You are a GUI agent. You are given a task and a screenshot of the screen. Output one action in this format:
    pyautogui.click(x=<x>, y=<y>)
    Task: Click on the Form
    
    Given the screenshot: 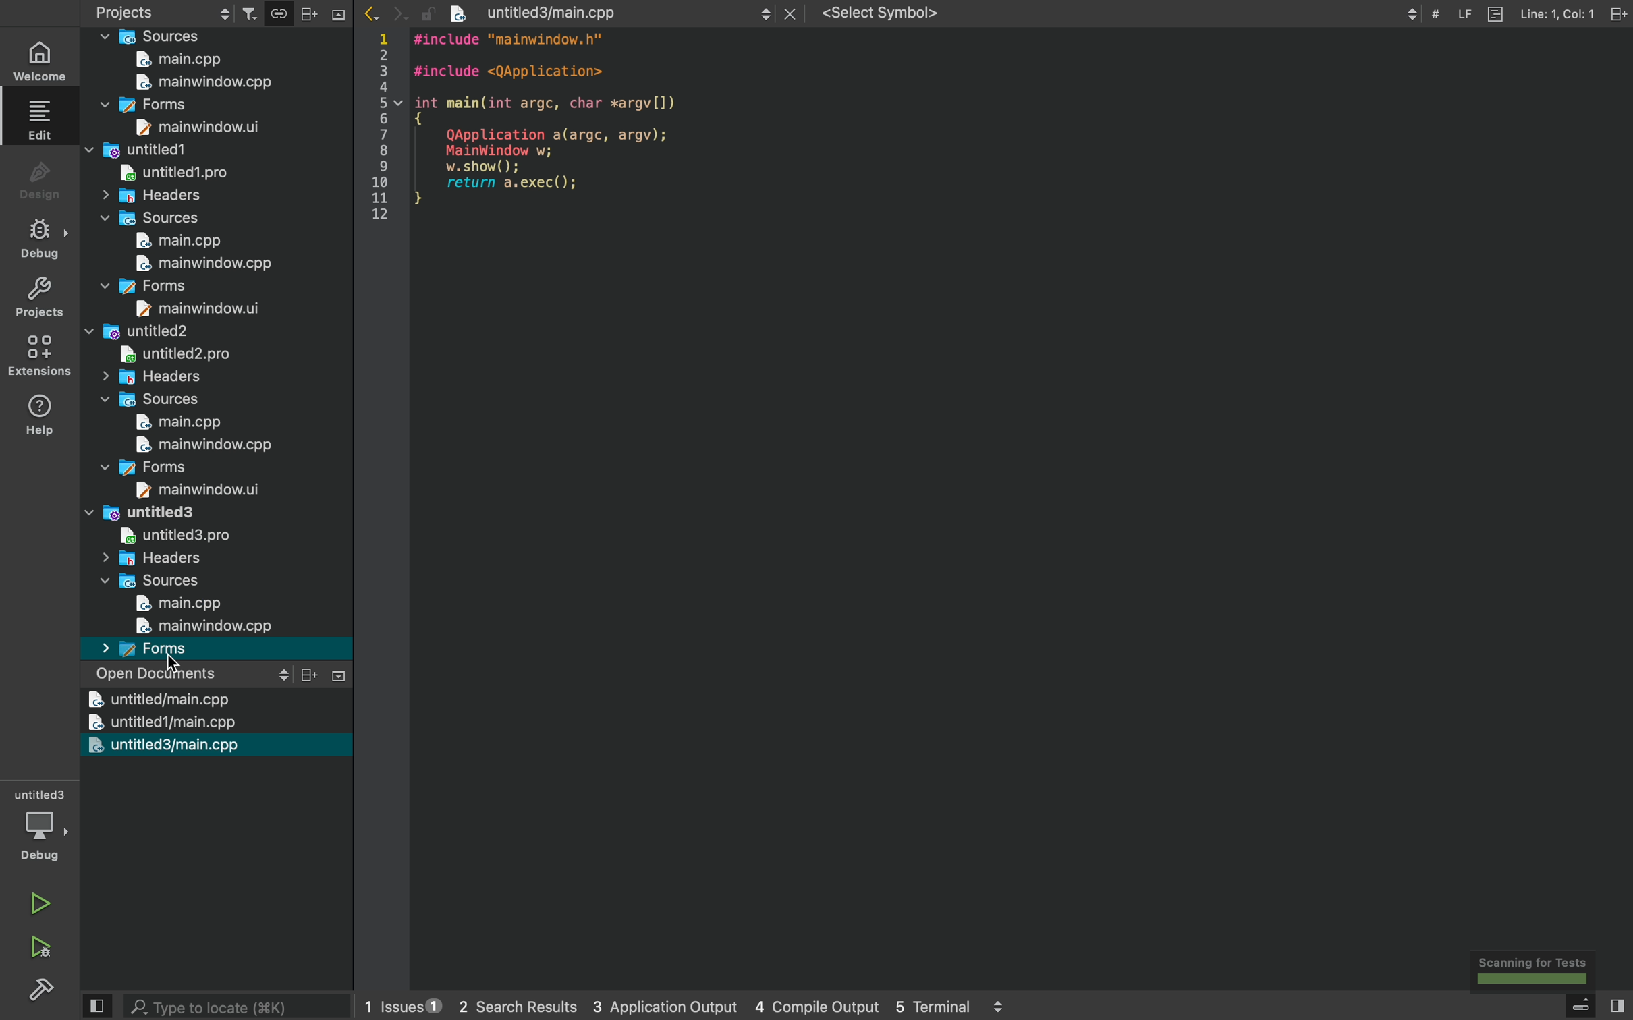 What is the action you would take?
    pyautogui.click(x=142, y=107)
    